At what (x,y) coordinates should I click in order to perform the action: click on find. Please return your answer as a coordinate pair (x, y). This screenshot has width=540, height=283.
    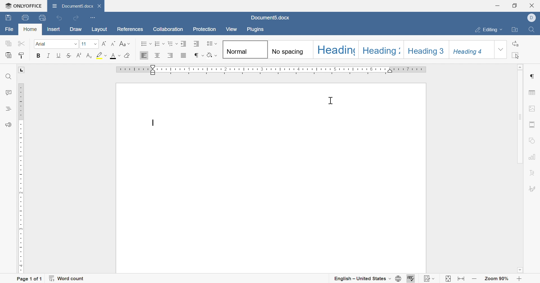
    Looking at the image, I should click on (533, 30).